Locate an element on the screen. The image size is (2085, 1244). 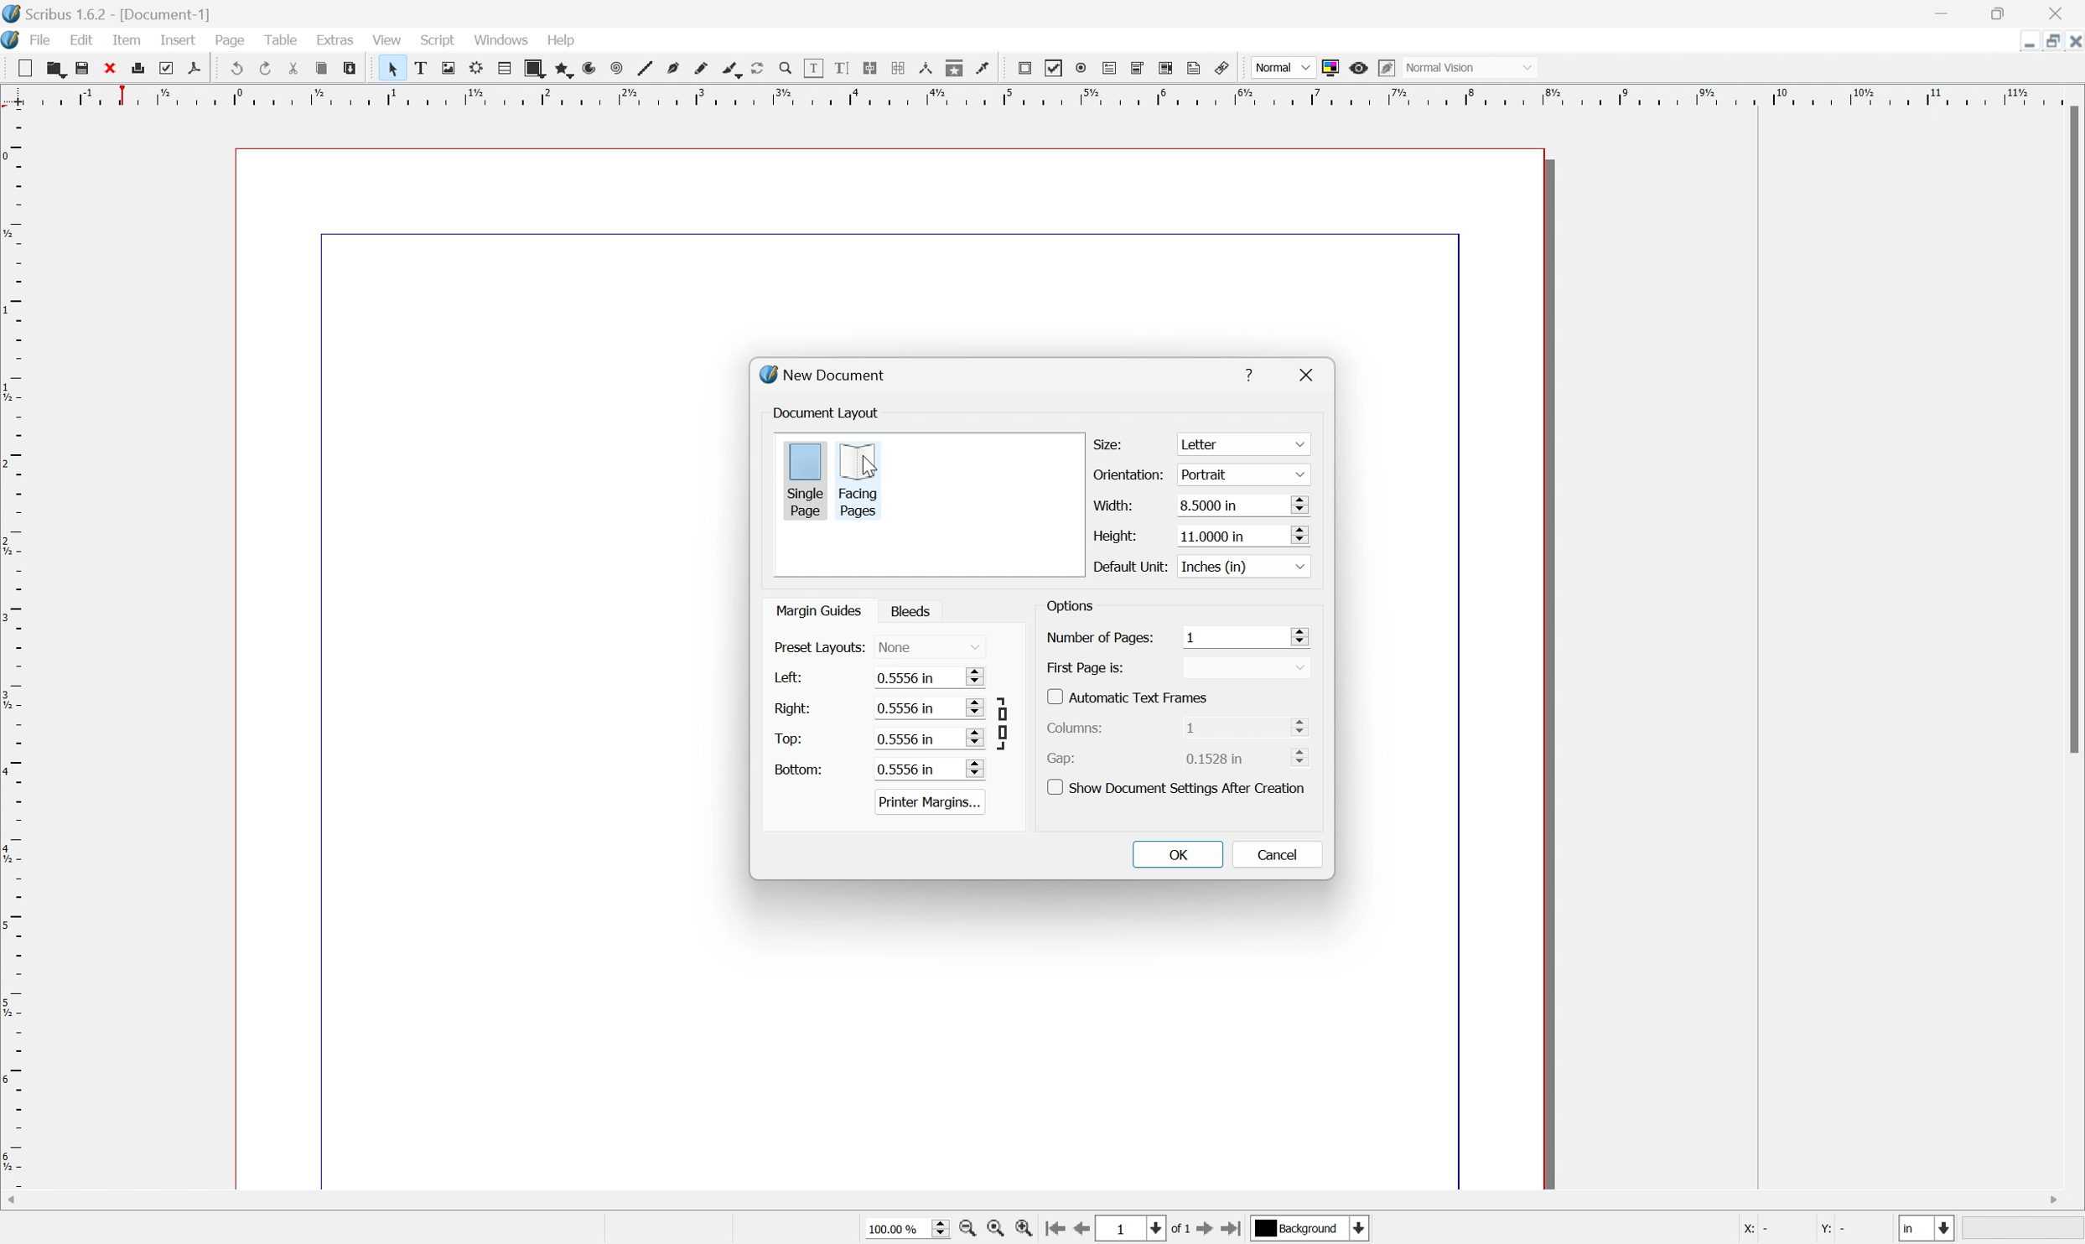
Background is located at coordinates (1311, 1229).